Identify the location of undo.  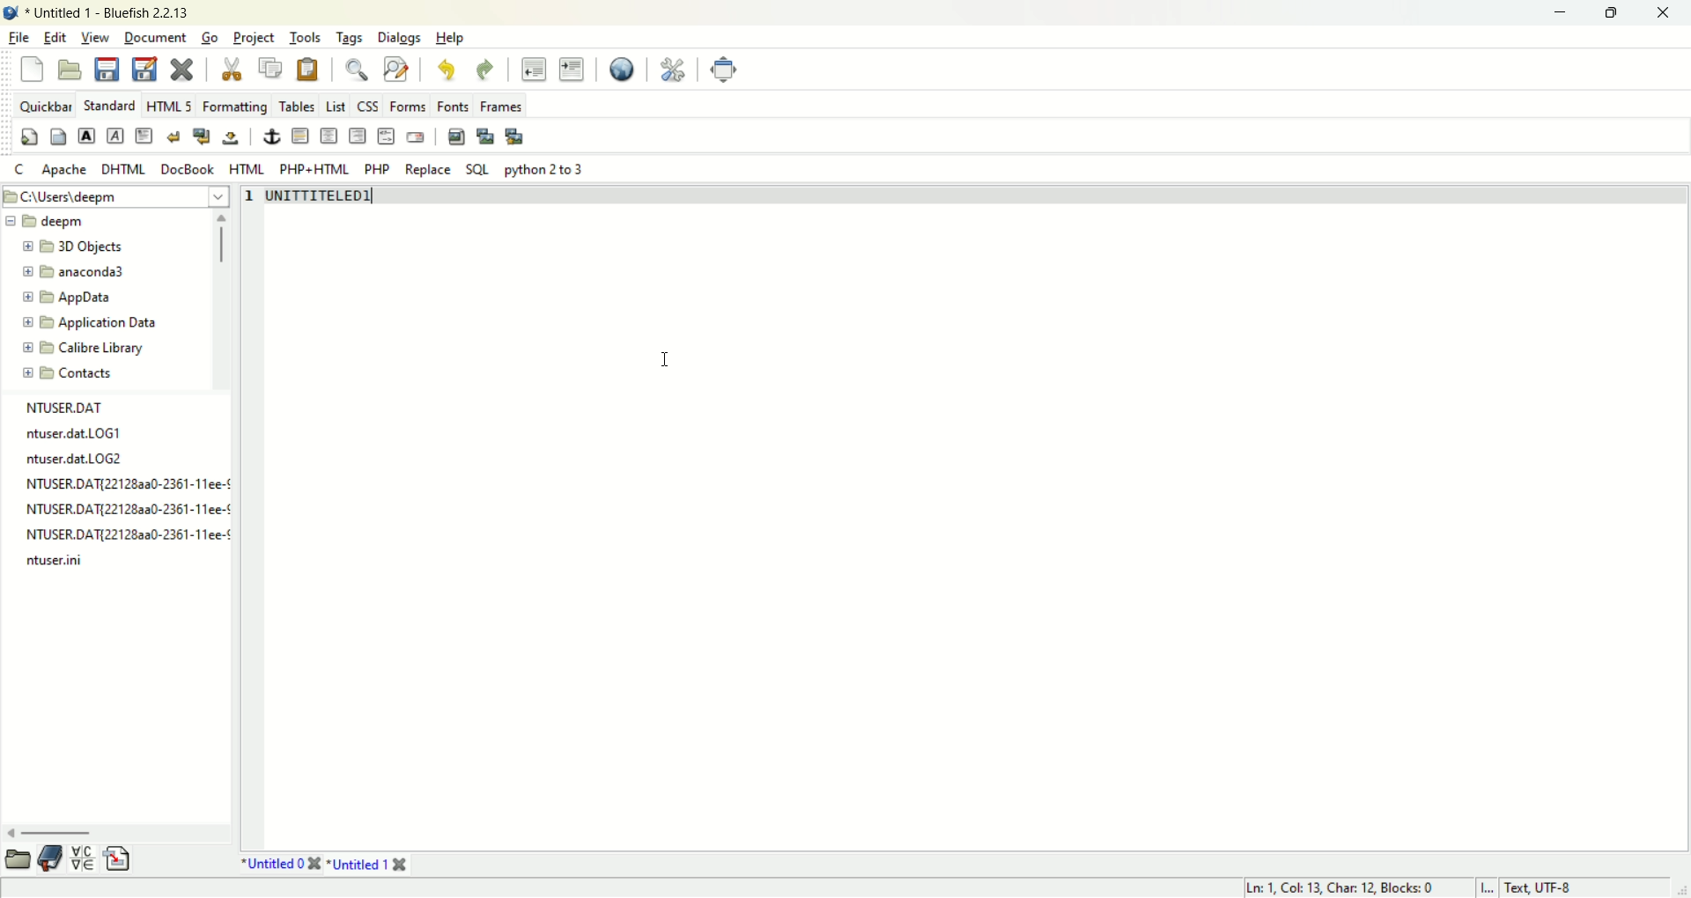
(447, 70).